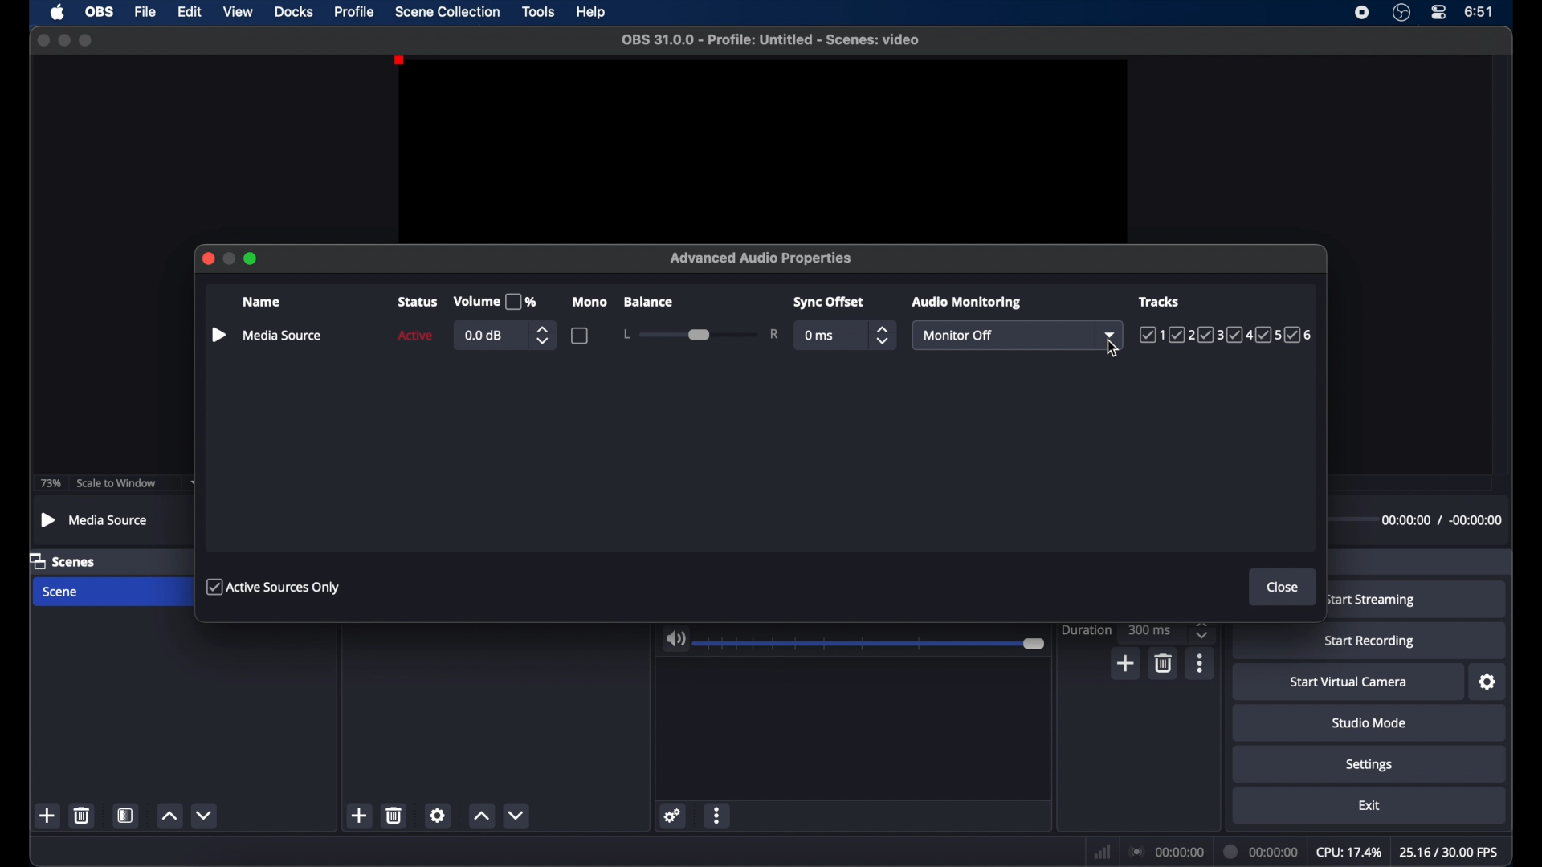  What do you see at coordinates (828, 302) in the screenshot?
I see `syncoffset` at bounding box center [828, 302].